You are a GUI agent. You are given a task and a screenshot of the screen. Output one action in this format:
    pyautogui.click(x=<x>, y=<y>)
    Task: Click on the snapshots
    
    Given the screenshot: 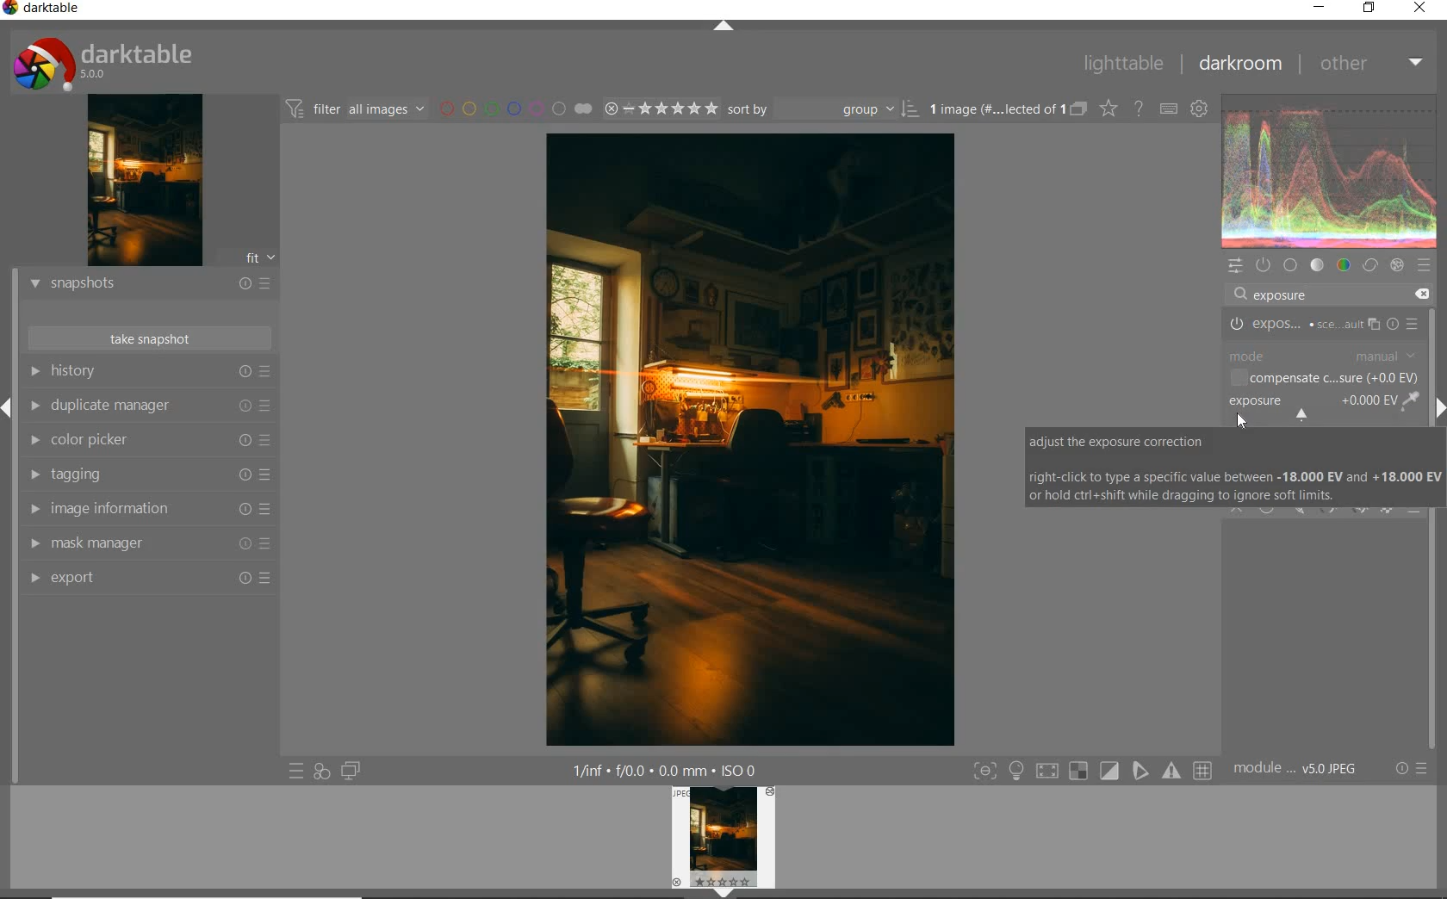 What is the action you would take?
    pyautogui.click(x=147, y=284)
    